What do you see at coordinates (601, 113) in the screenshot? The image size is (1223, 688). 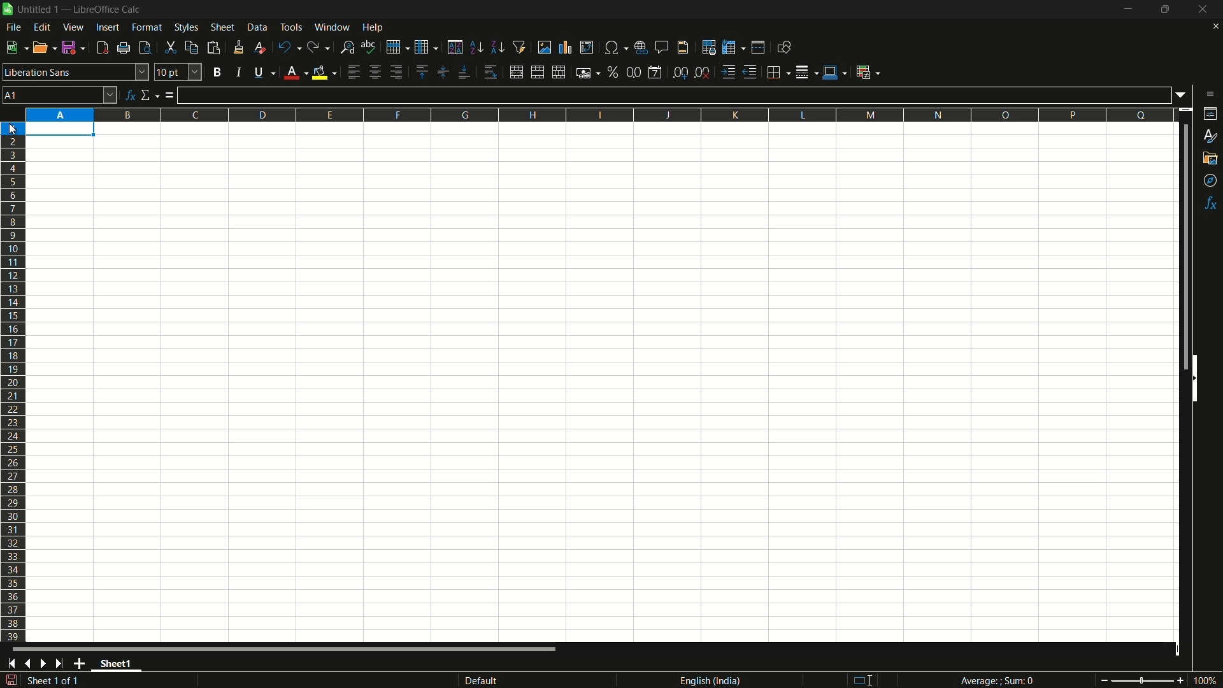 I see `columns` at bounding box center [601, 113].